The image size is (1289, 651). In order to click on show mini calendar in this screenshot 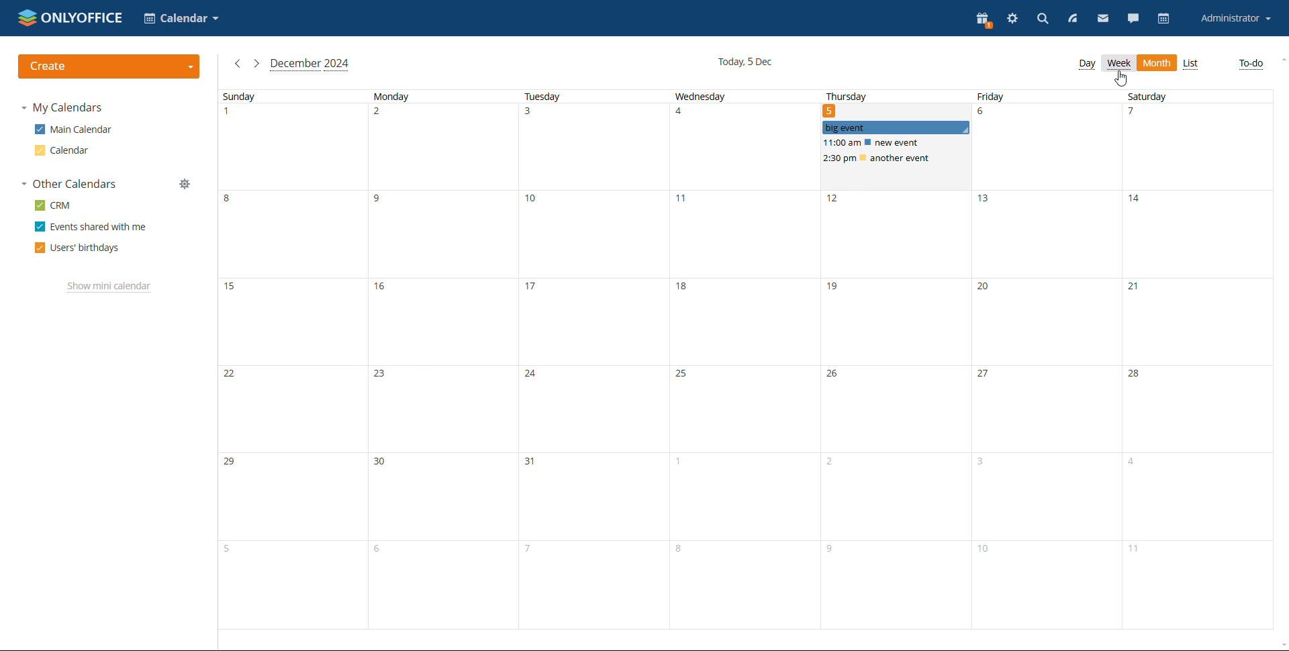, I will do `click(109, 287)`.